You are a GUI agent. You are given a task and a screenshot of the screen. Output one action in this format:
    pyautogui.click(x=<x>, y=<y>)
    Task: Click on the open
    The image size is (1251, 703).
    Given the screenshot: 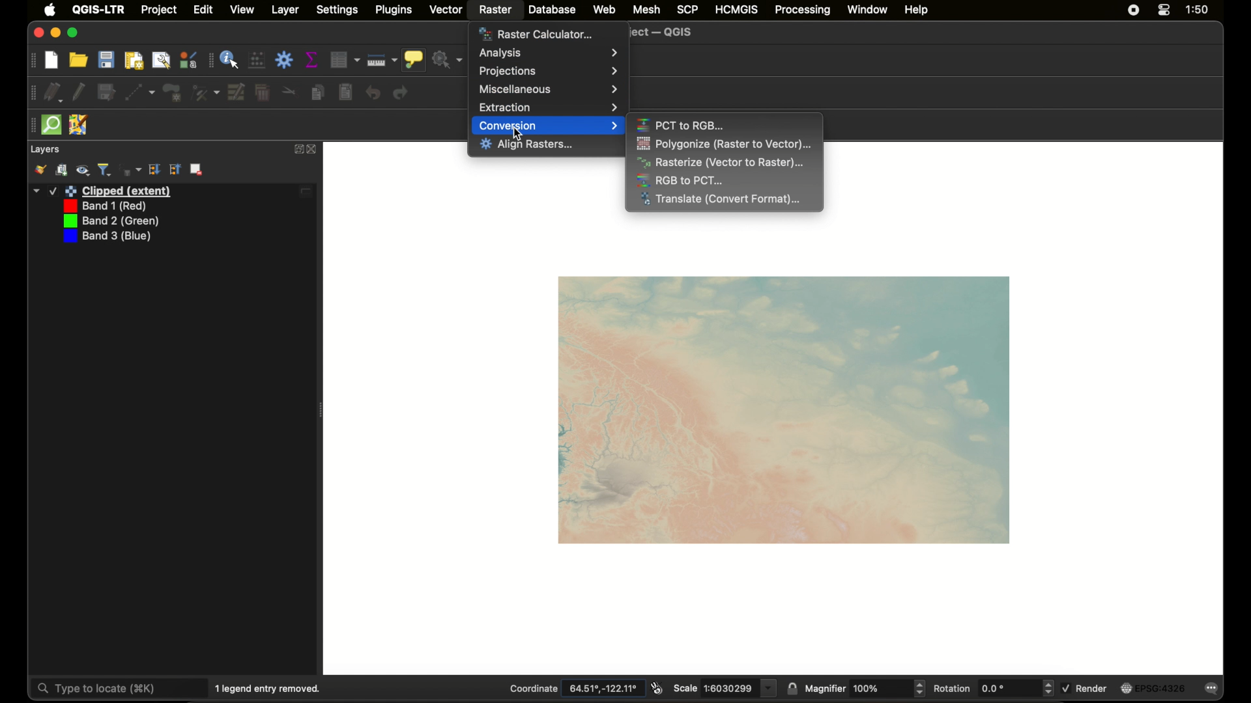 What is the action you would take?
    pyautogui.click(x=78, y=59)
    